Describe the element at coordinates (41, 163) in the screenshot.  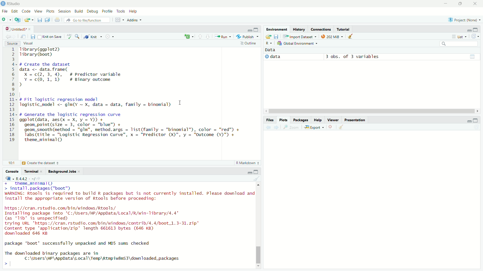
I see `Create the dataset` at that location.